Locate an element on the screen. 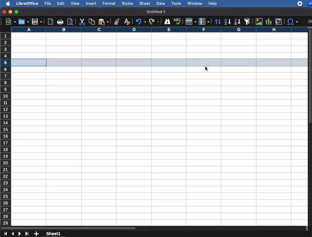 This screenshot has width=312, height=237. copy is located at coordinates (91, 22).